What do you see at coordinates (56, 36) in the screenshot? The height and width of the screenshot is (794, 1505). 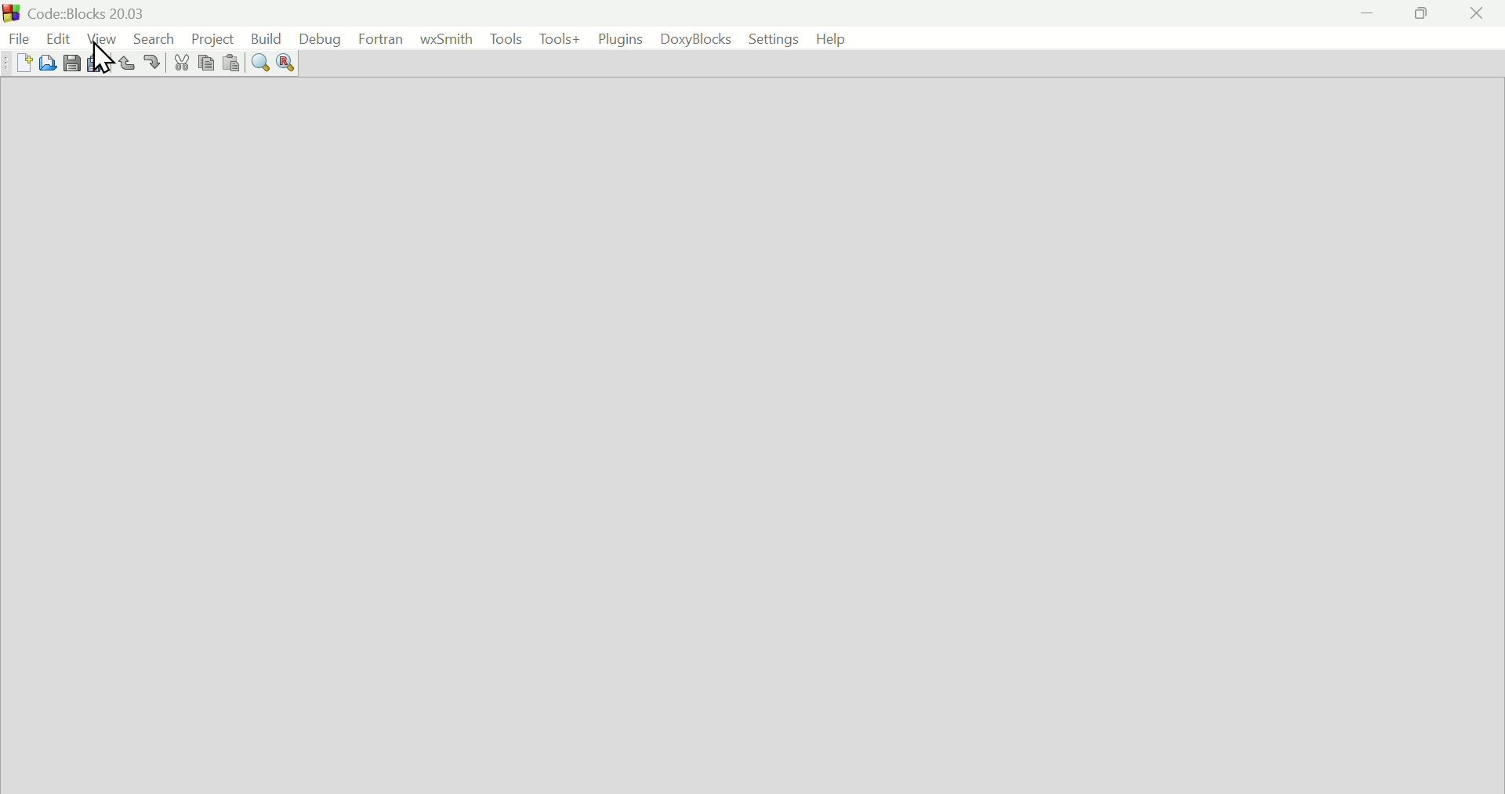 I see `edit` at bounding box center [56, 36].